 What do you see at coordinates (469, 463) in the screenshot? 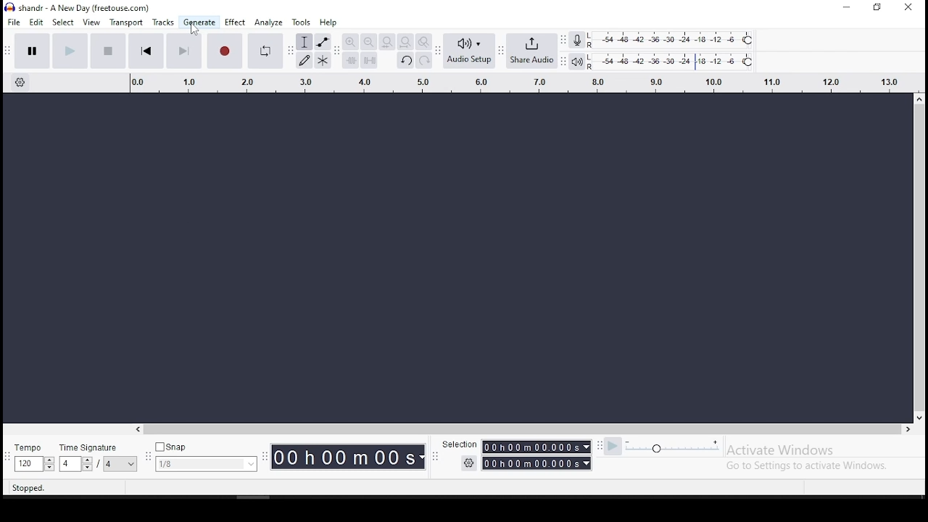
I see `settings` at bounding box center [469, 463].